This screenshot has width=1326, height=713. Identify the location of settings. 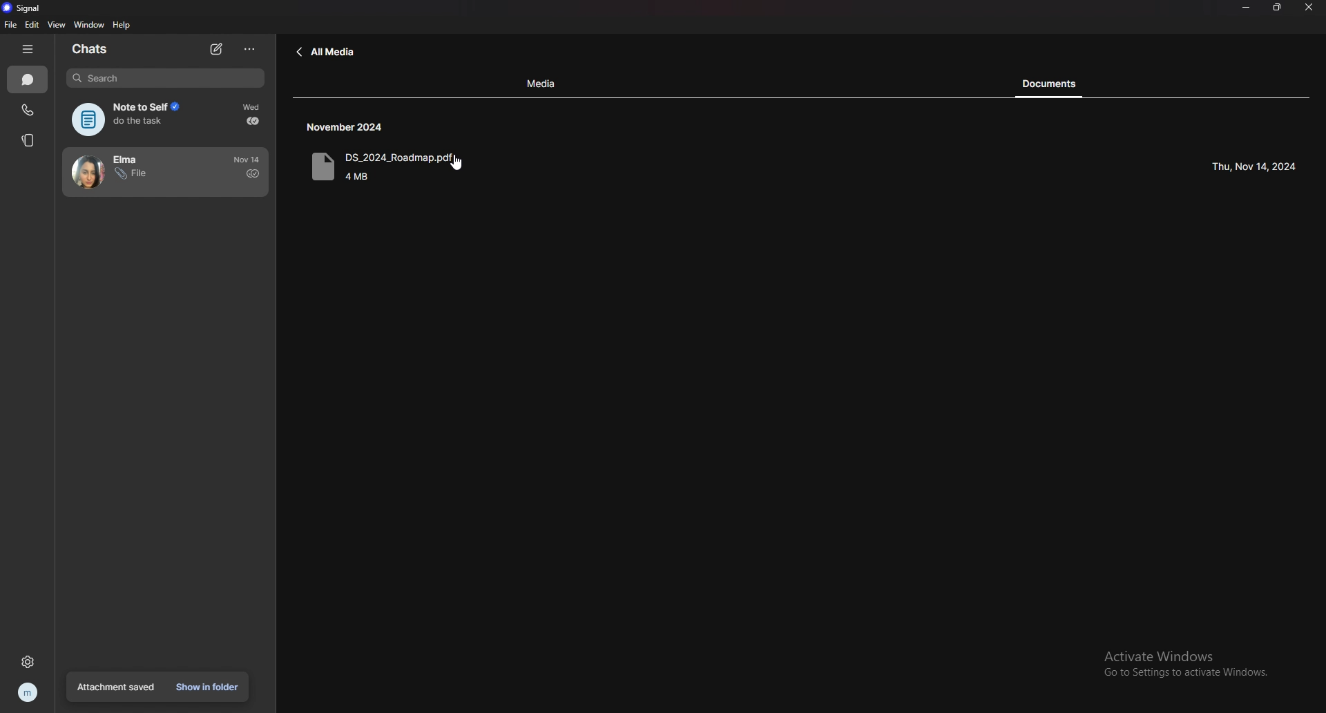
(28, 660).